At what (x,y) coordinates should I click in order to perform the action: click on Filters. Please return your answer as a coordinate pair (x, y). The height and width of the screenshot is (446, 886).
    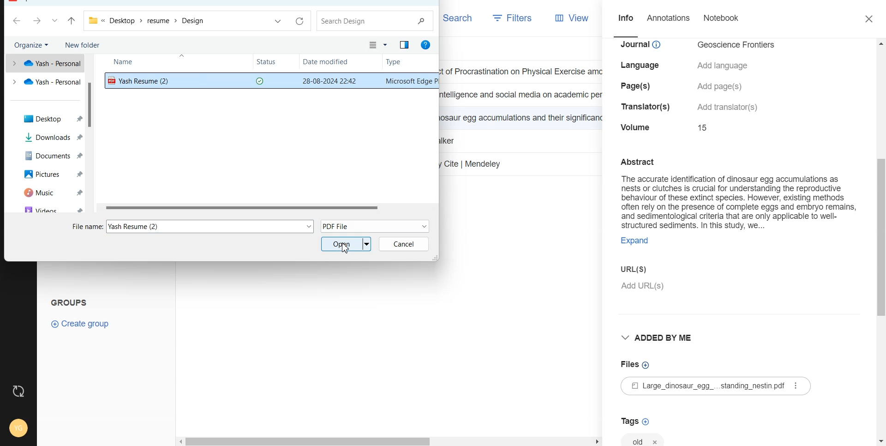
    Looking at the image, I should click on (513, 18).